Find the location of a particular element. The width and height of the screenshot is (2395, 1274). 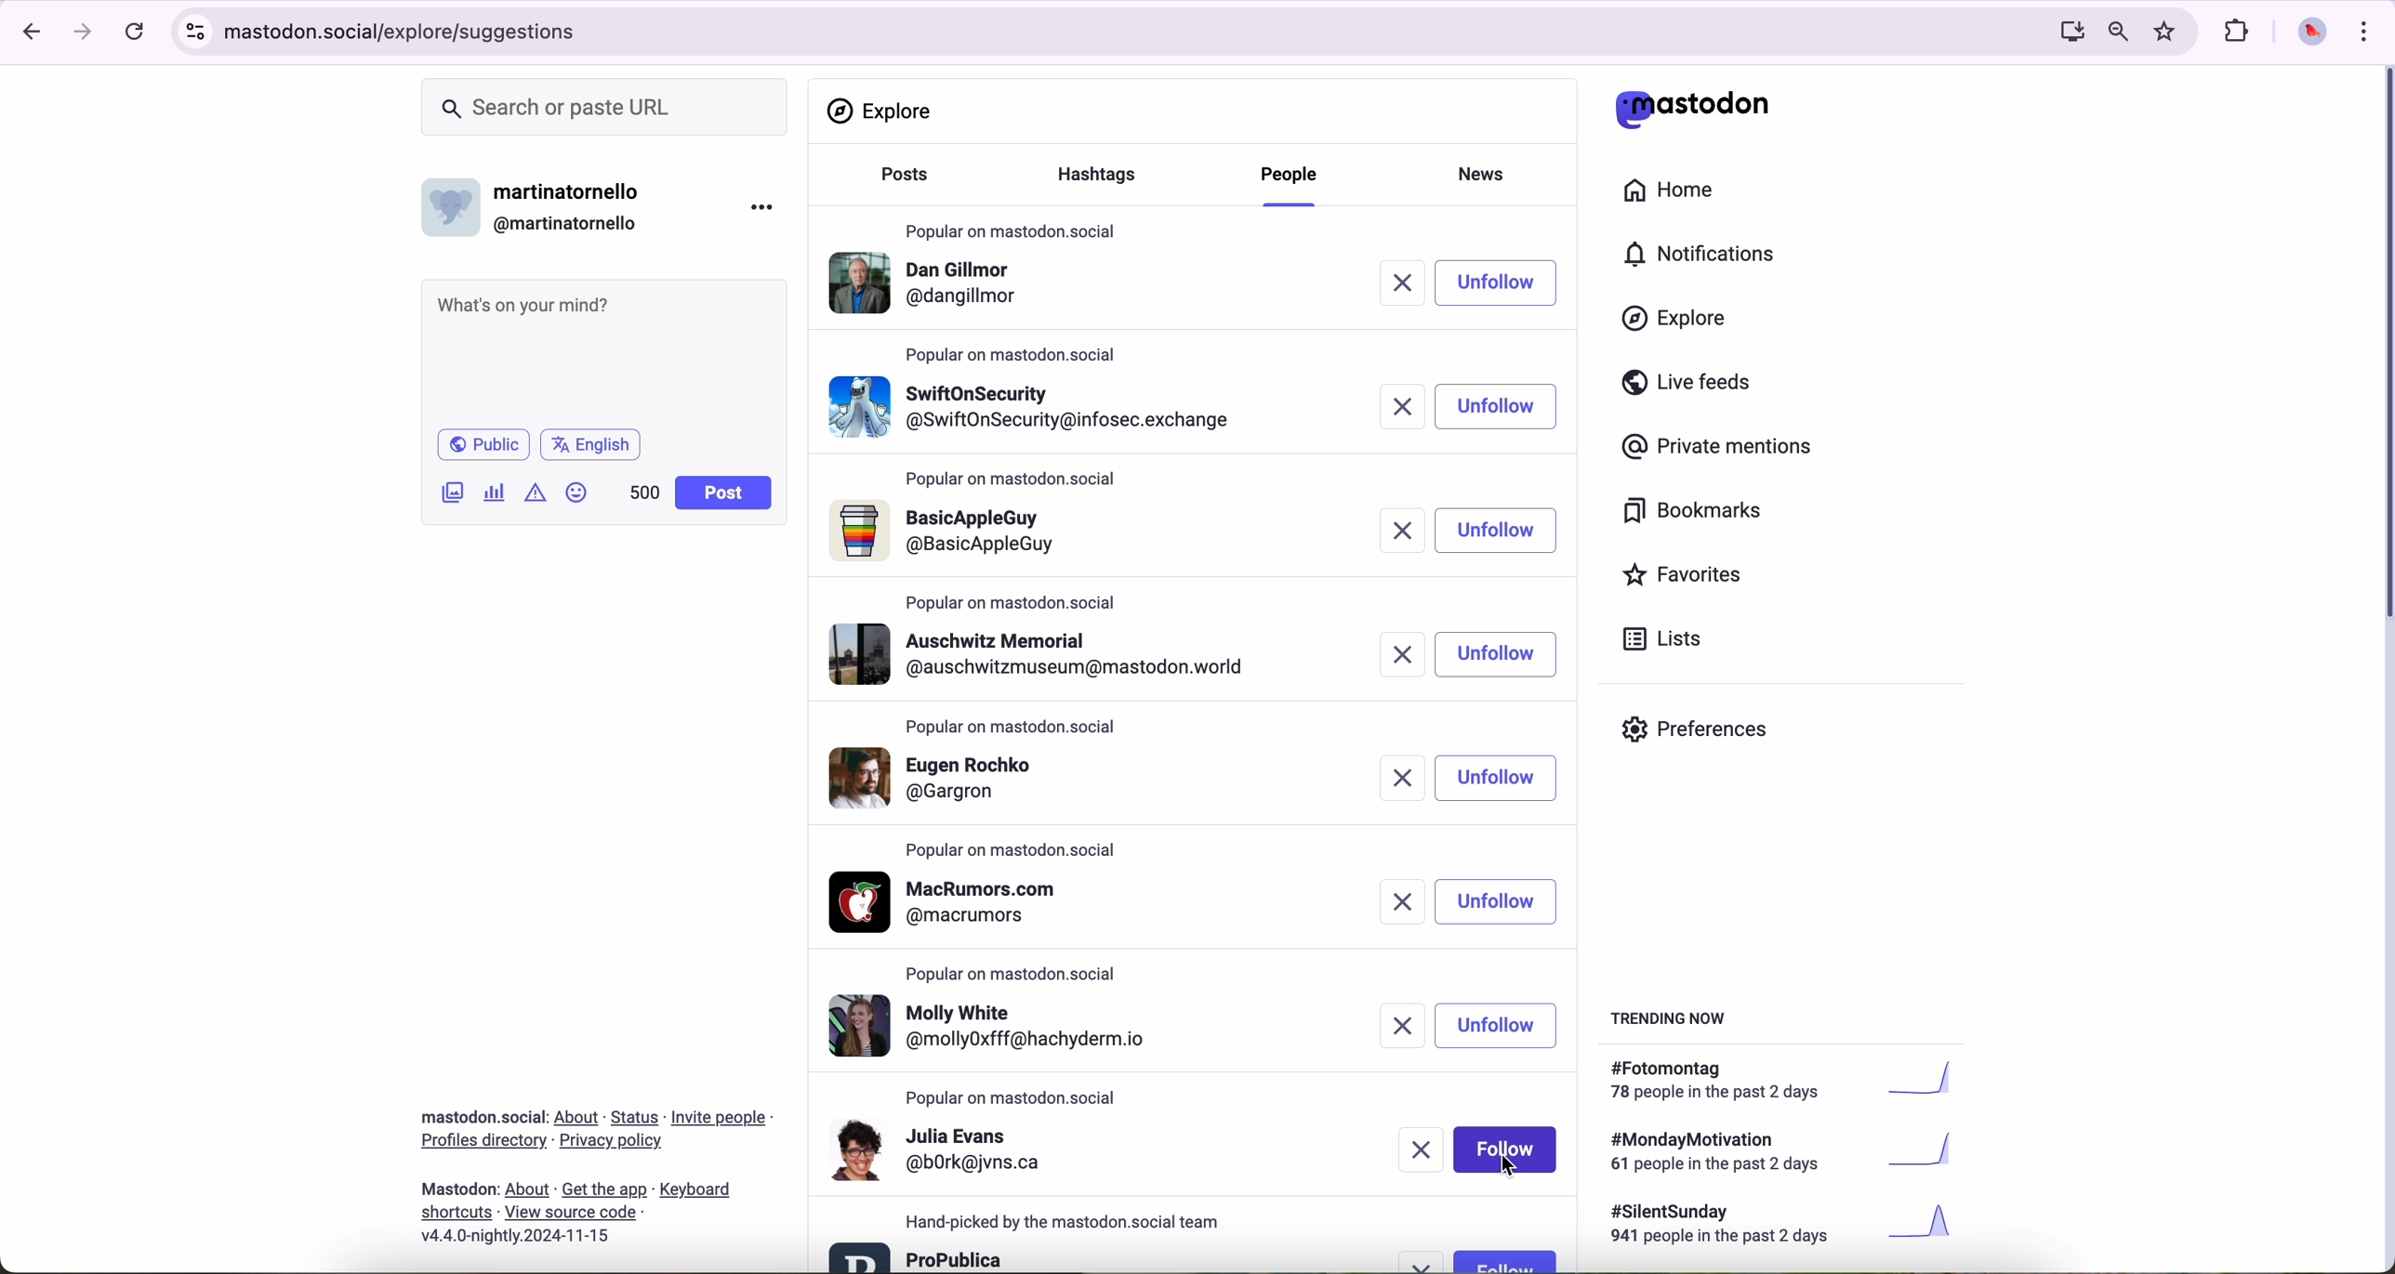

profile is located at coordinates (919, 1255).